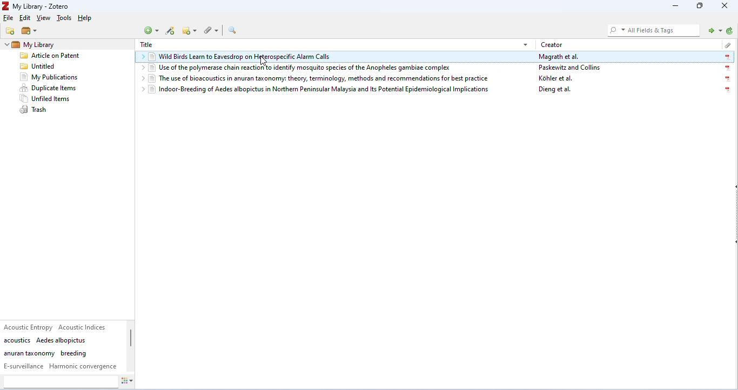  Describe the element at coordinates (142, 77) in the screenshot. I see `drop down` at that location.